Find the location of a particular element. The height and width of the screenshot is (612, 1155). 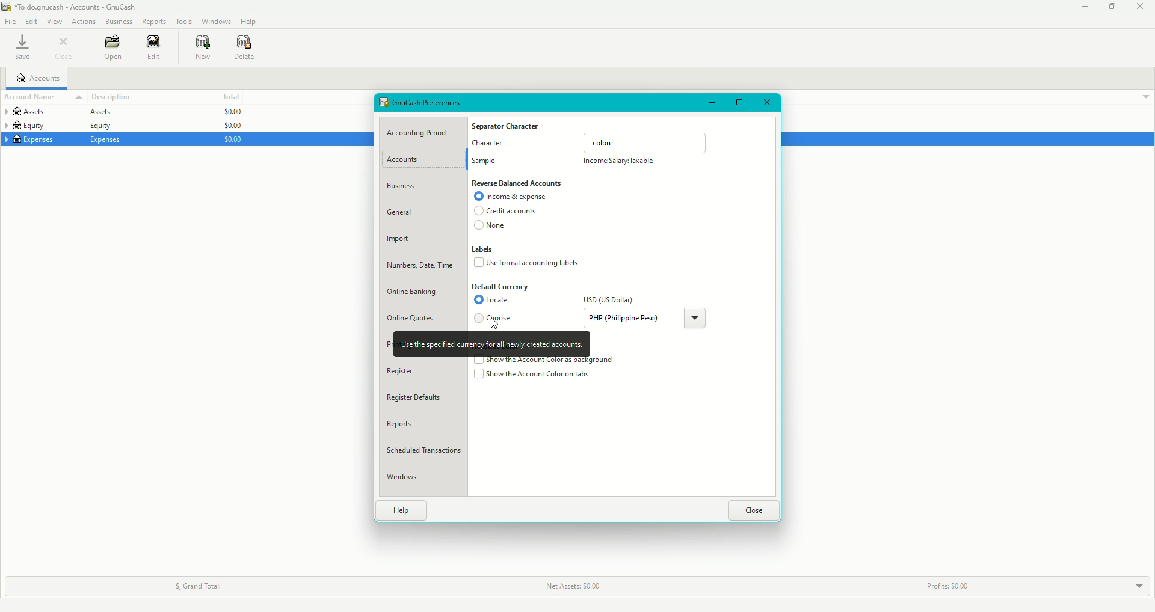

Close is located at coordinates (64, 47).